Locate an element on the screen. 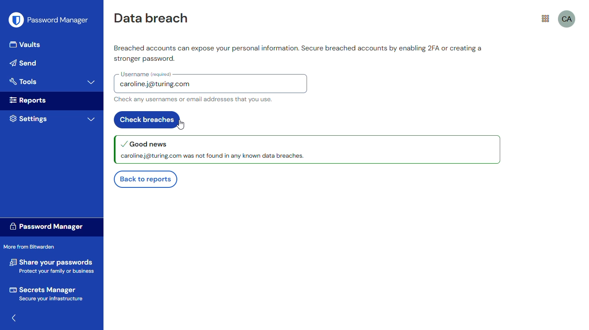 Image resolution: width=589 pixels, height=330 pixels. share your passwords protect your family or business is located at coordinates (52, 265).